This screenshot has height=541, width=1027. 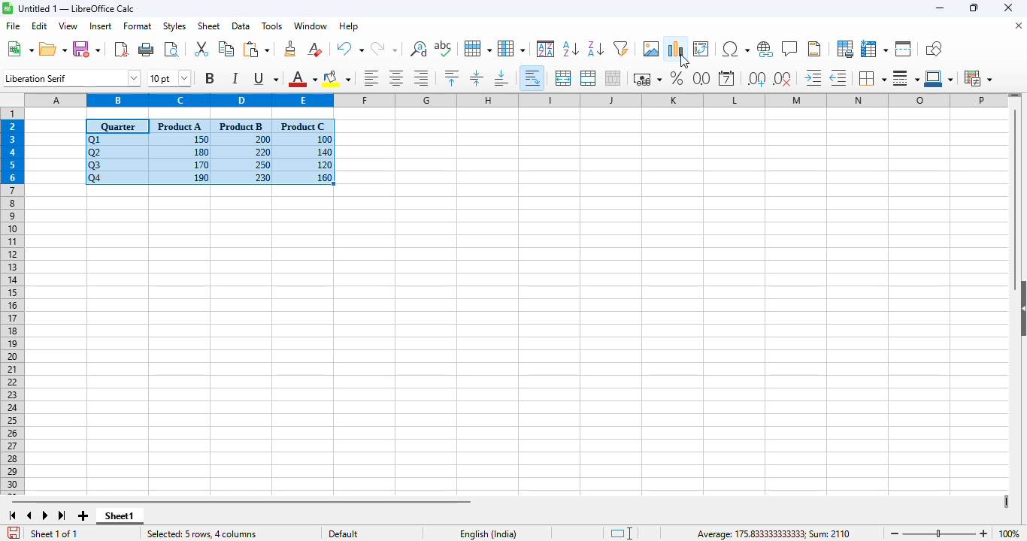 I want to click on text language, so click(x=489, y=533).